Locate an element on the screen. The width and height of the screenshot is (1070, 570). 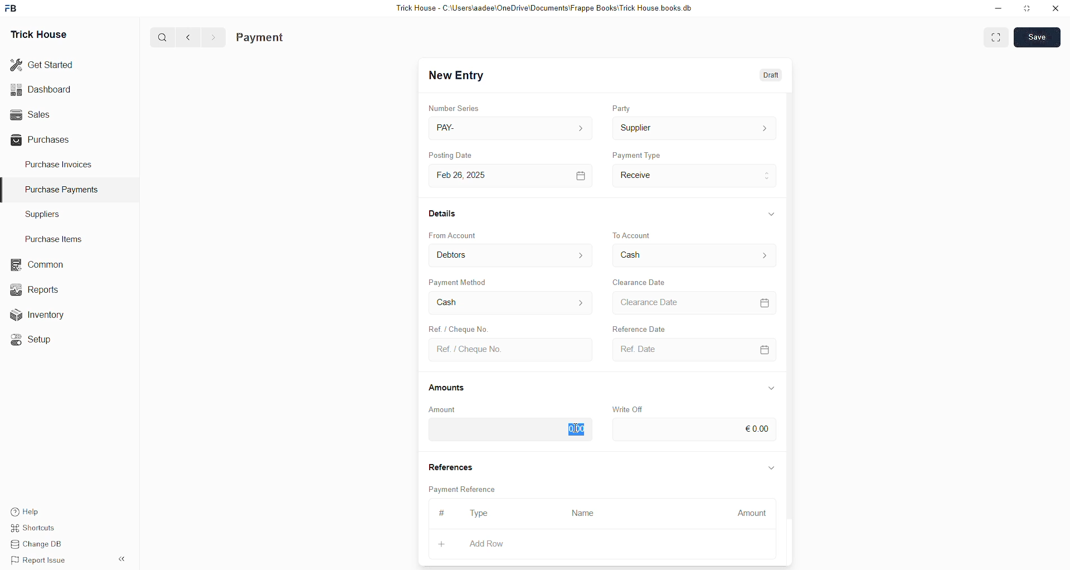
Add Row is located at coordinates (486, 543).